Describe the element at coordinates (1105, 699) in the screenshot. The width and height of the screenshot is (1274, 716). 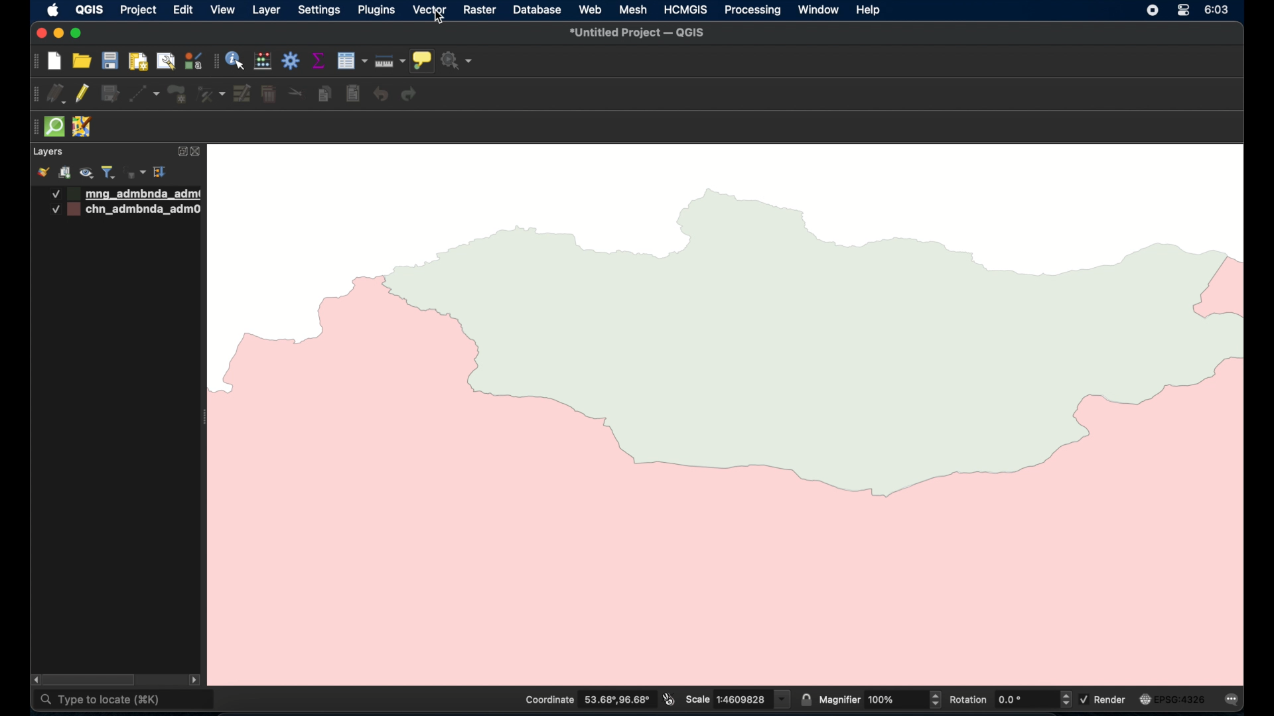
I see `render` at that location.